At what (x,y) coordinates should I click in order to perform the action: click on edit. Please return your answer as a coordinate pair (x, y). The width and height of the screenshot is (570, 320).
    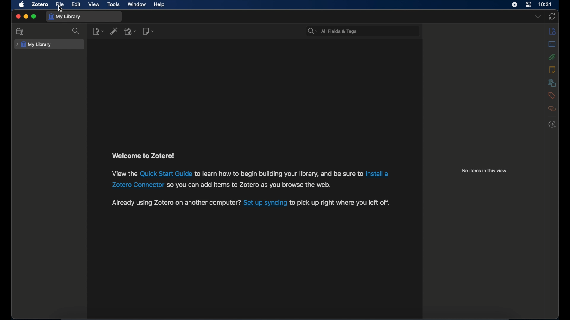
    Looking at the image, I should click on (76, 4).